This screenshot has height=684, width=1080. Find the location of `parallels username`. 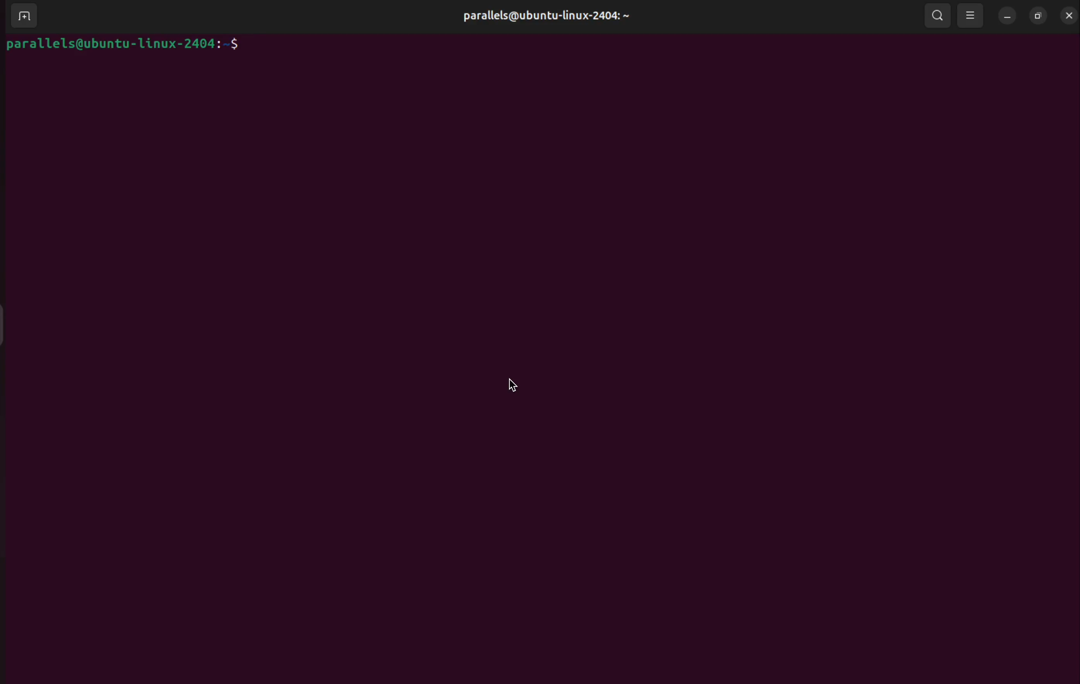

parallels username is located at coordinates (541, 17).